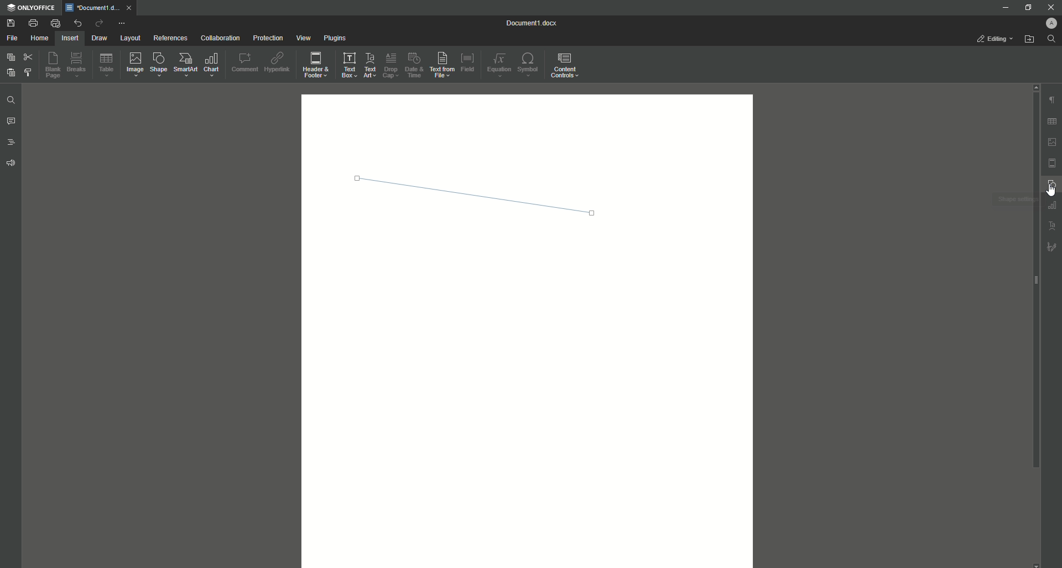 Image resolution: width=1062 pixels, height=568 pixels. I want to click on Draw, so click(99, 39).